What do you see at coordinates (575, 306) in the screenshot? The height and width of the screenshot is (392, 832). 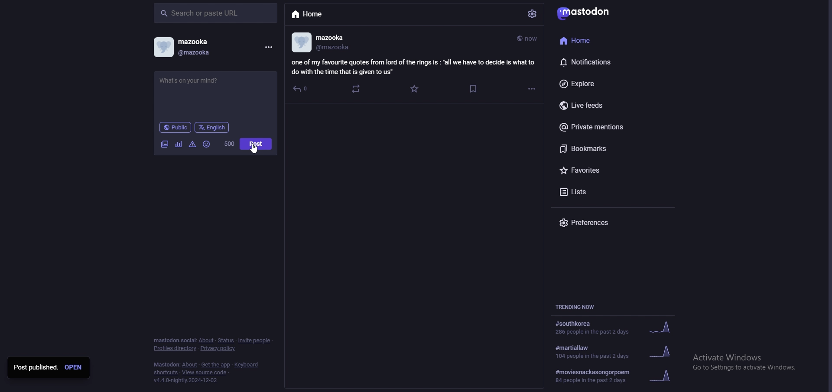 I see `trending now` at bounding box center [575, 306].